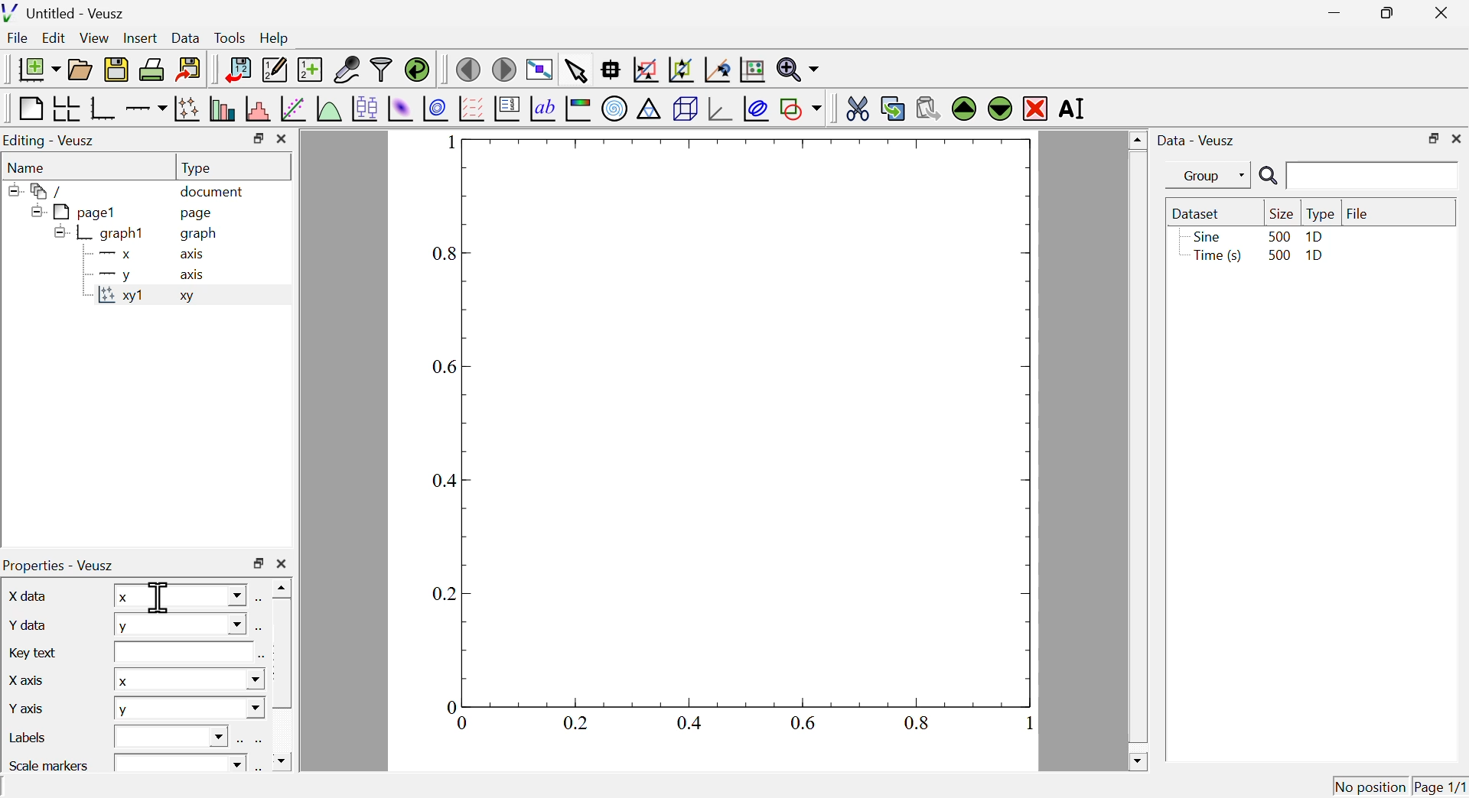 This screenshot has height=798, width=1469. I want to click on scrollbar, so click(1137, 450).